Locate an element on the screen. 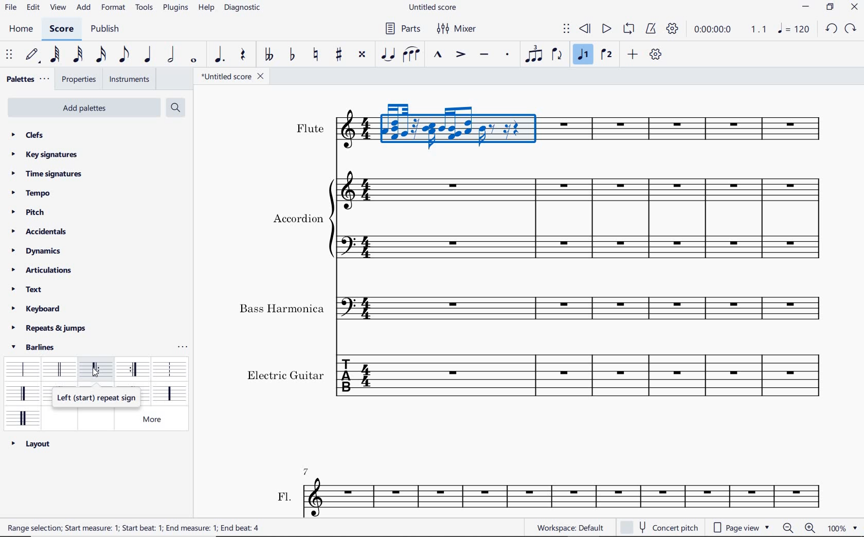  Instrument: Flute is located at coordinates (587, 133).